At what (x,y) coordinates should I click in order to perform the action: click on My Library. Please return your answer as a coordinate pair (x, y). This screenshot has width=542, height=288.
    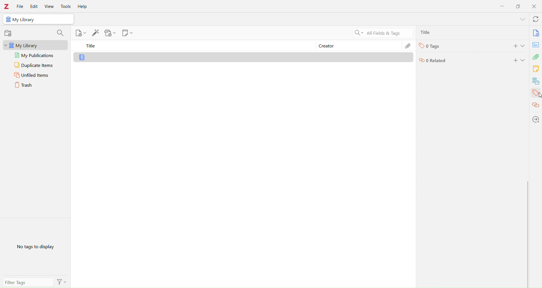
    Looking at the image, I should click on (35, 45).